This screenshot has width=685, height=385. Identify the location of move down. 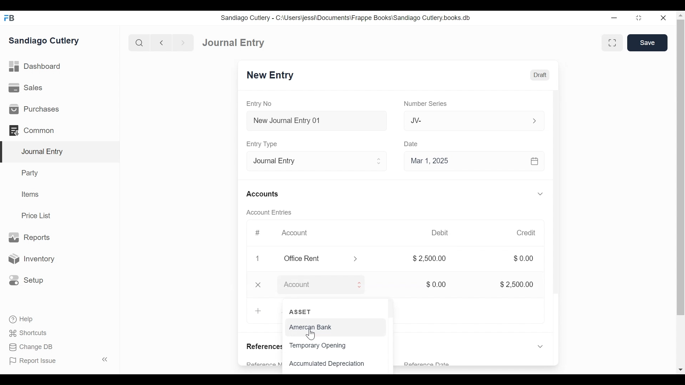
(681, 368).